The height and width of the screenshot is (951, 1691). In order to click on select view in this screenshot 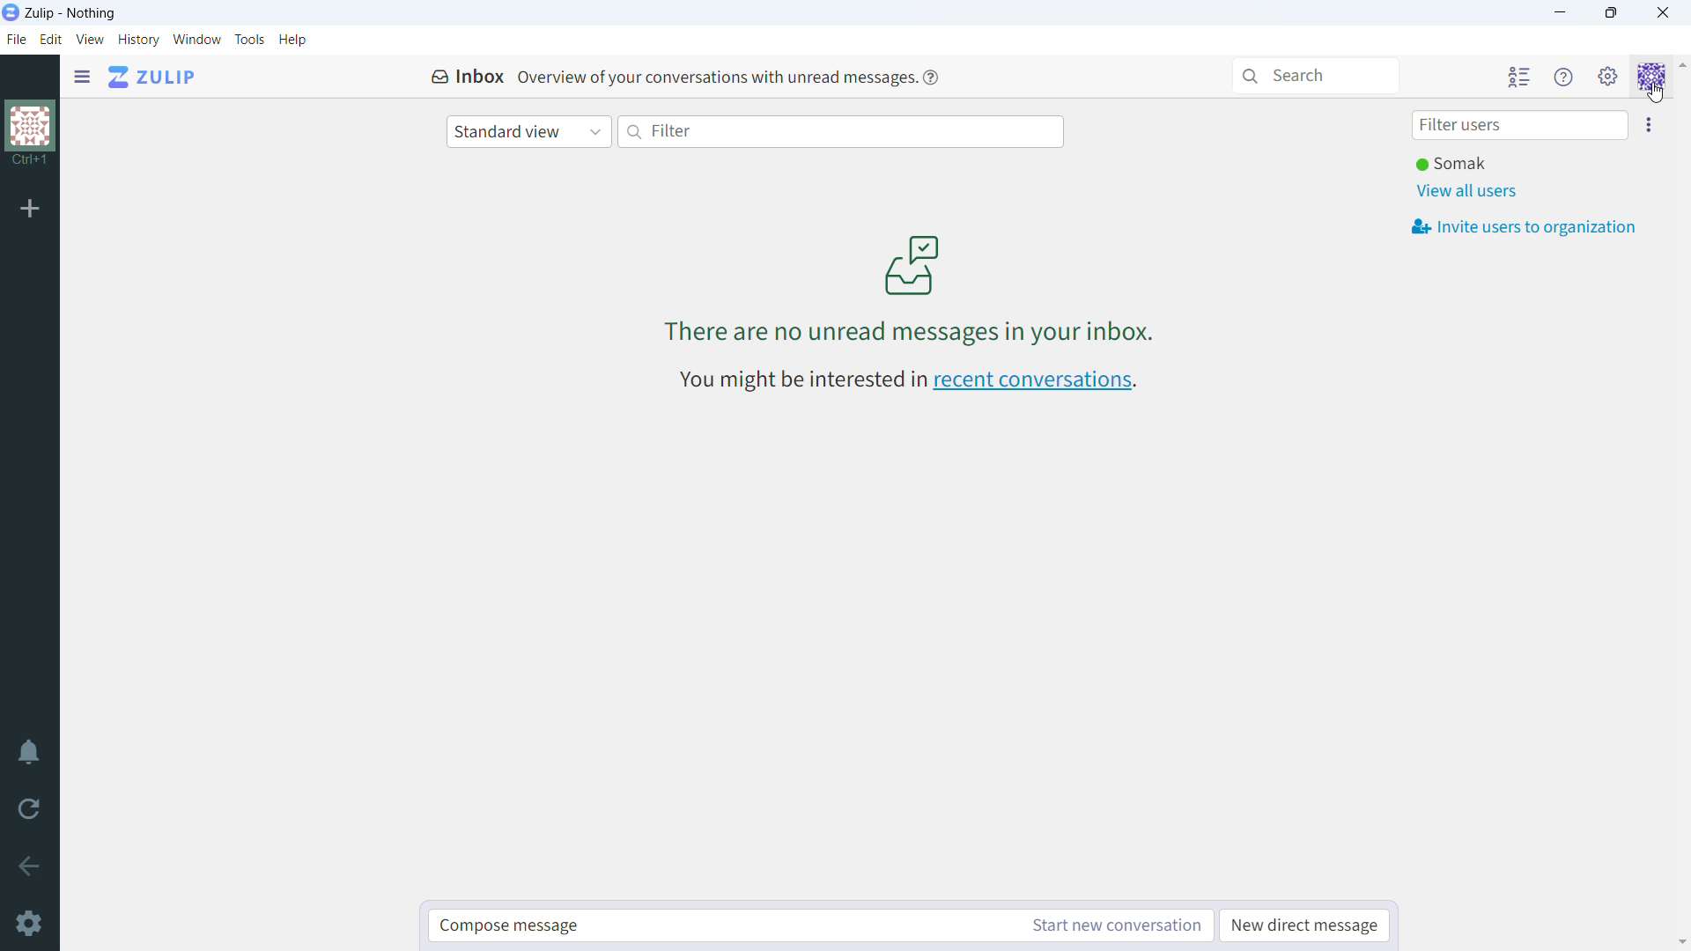, I will do `click(528, 132)`.